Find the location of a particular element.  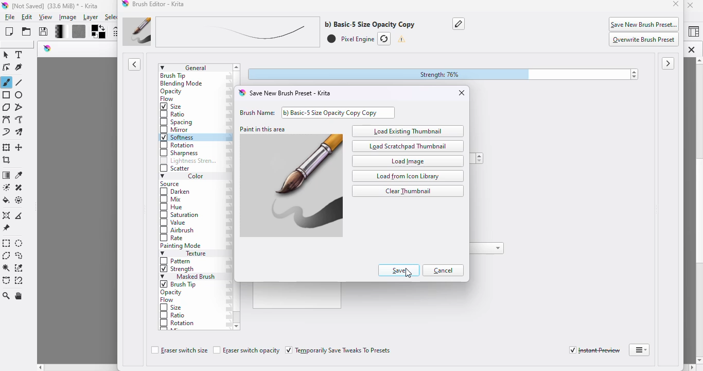

logo is located at coordinates (241, 93).